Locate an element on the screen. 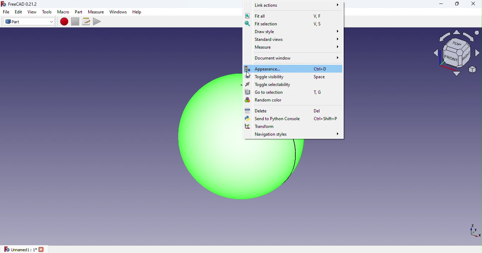  Toggle selectability is located at coordinates (283, 85).